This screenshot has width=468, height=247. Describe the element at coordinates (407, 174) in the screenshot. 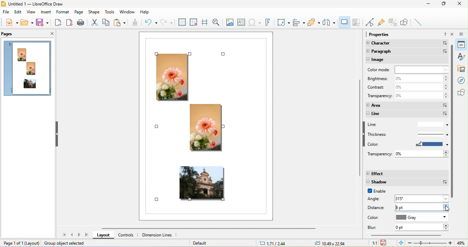

I see `effect` at that location.